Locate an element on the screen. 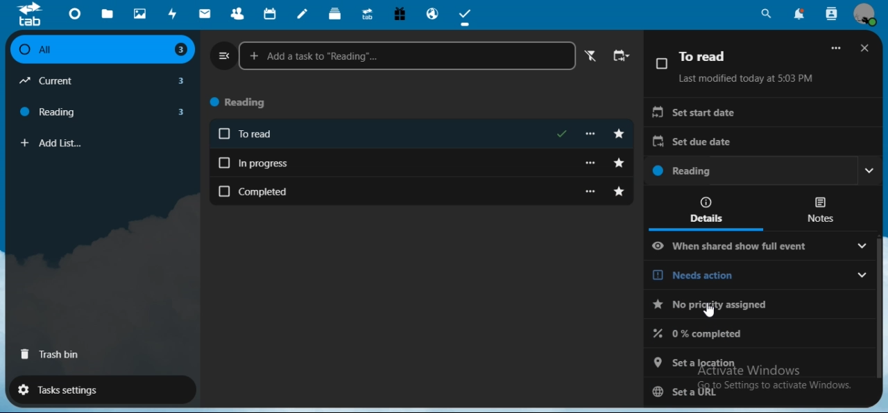 The height and width of the screenshot is (413, 888). Cursor is located at coordinates (710, 310).